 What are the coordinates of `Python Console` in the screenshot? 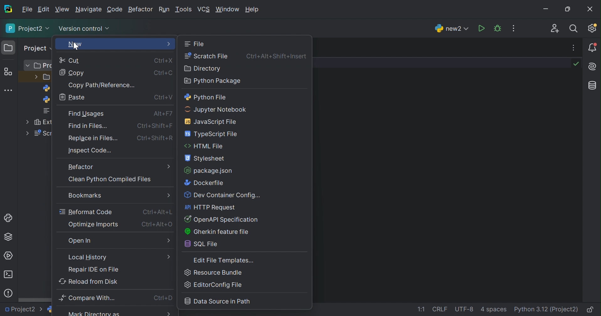 It's located at (8, 218).